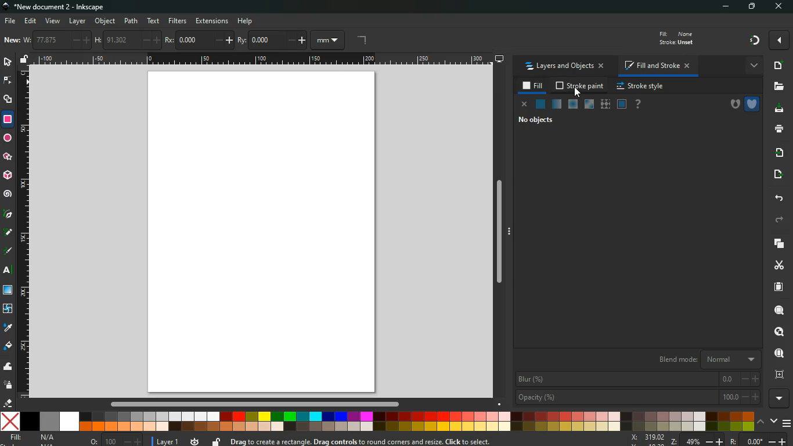 Image resolution: width=793 pixels, height=446 pixels. I want to click on print, so click(776, 130).